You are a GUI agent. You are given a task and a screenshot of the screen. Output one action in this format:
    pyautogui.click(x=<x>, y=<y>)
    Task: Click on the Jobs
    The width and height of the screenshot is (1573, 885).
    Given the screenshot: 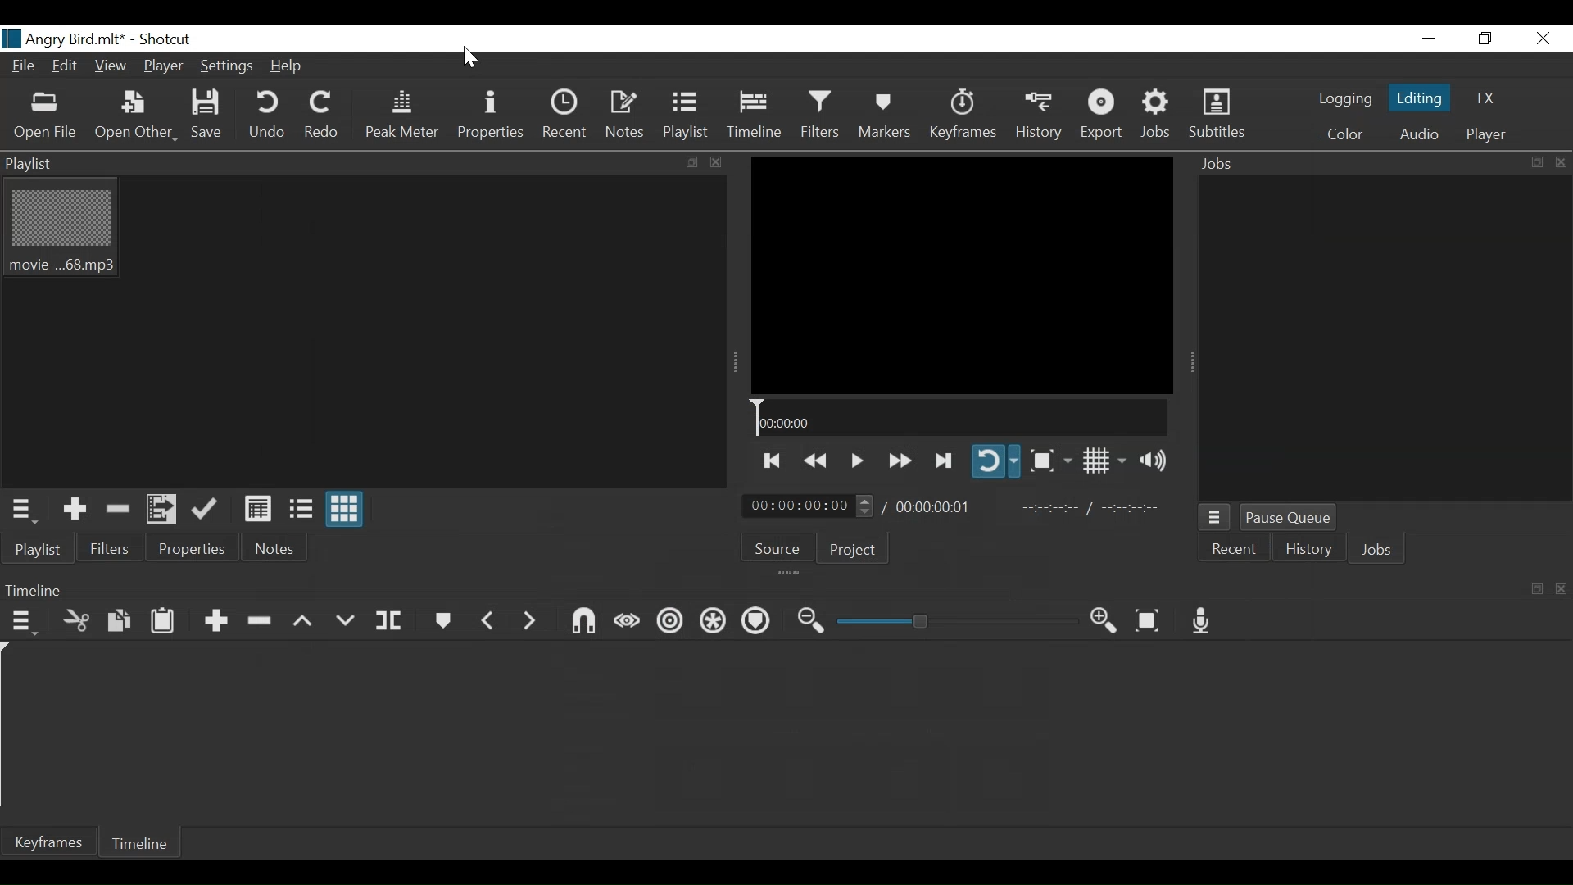 What is the action you would take?
    pyautogui.click(x=1355, y=164)
    